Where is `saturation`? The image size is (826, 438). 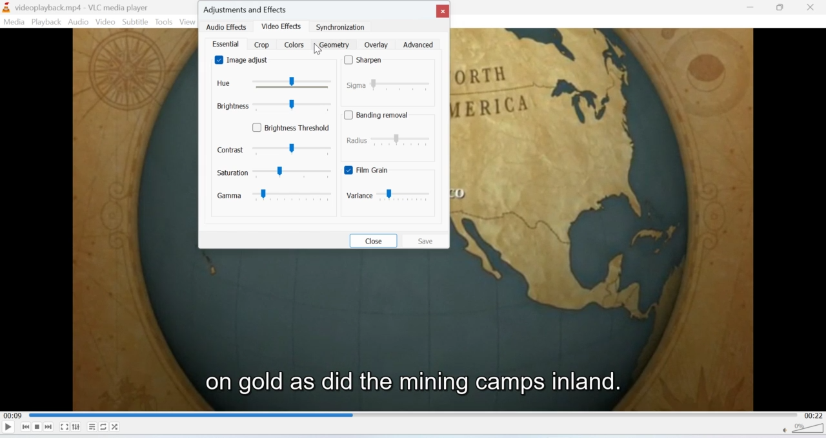 saturation is located at coordinates (274, 171).